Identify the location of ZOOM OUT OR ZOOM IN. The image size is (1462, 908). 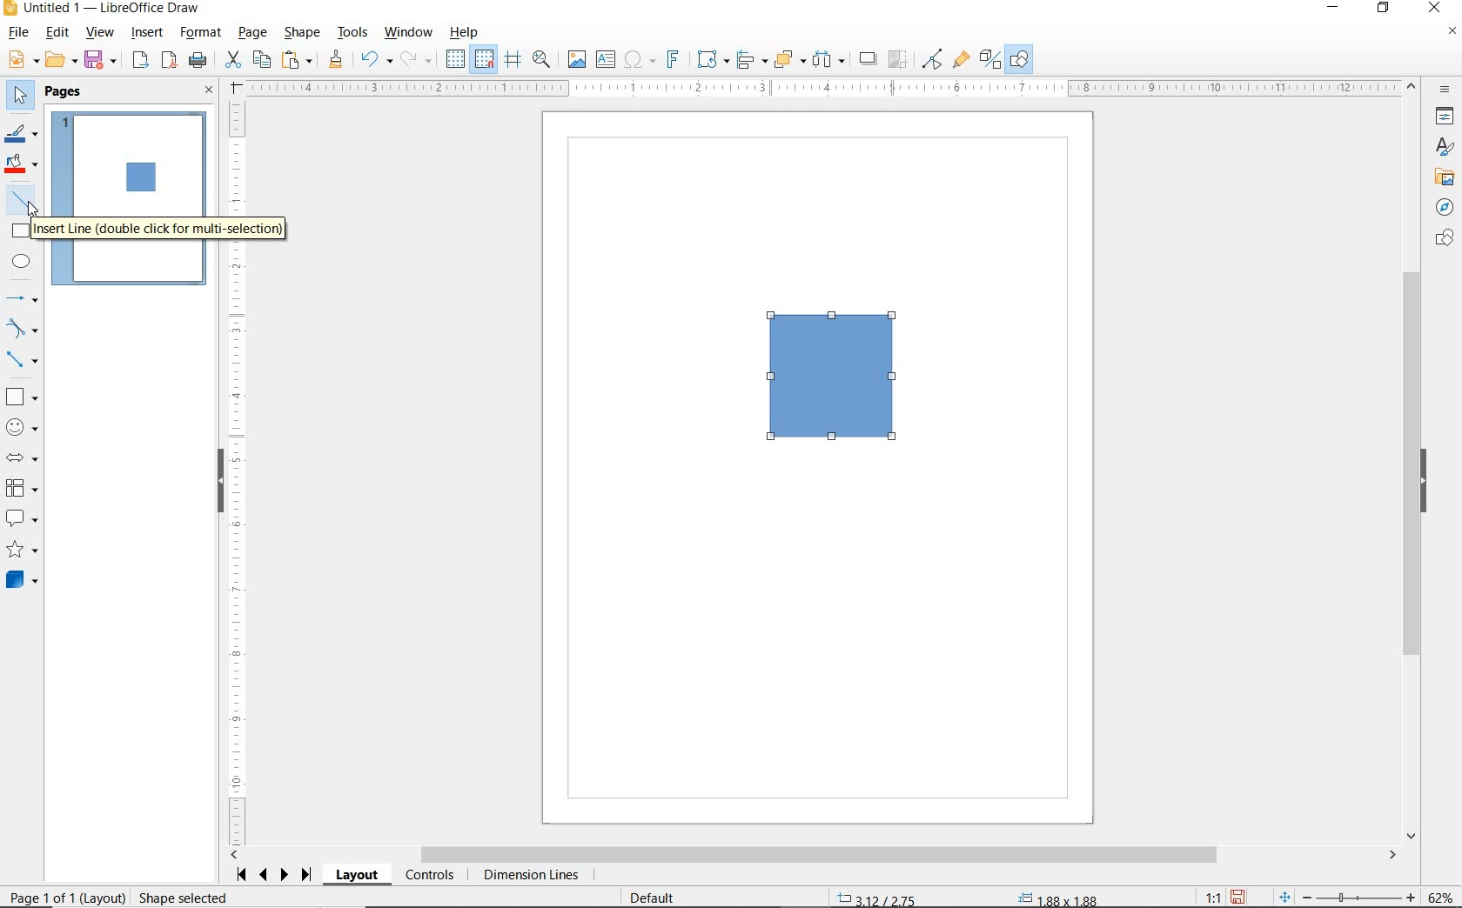
(1348, 894).